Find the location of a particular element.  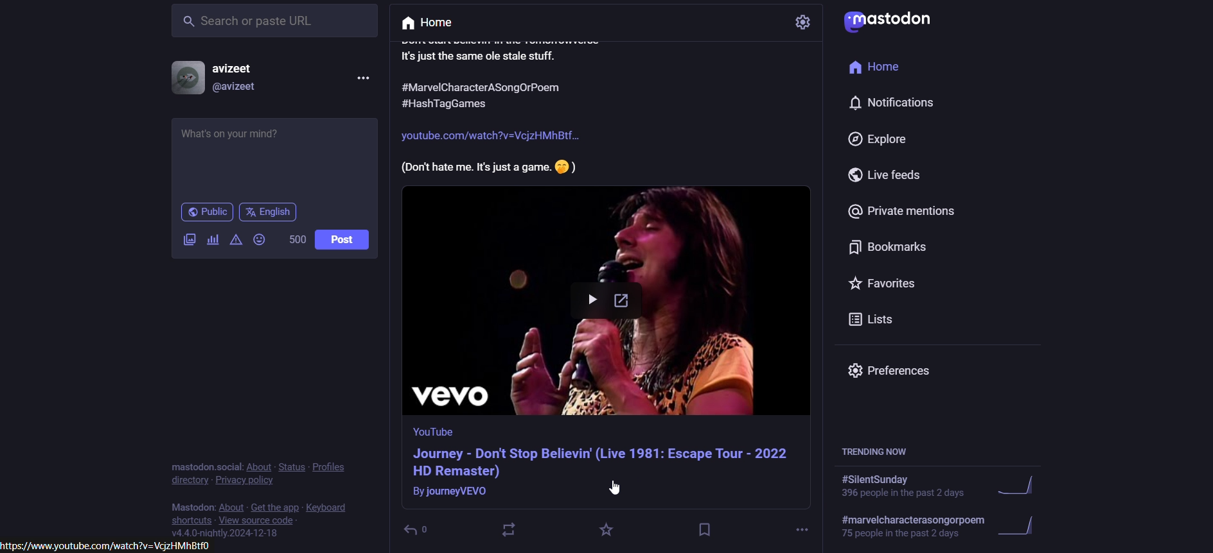

version is located at coordinates (226, 534).